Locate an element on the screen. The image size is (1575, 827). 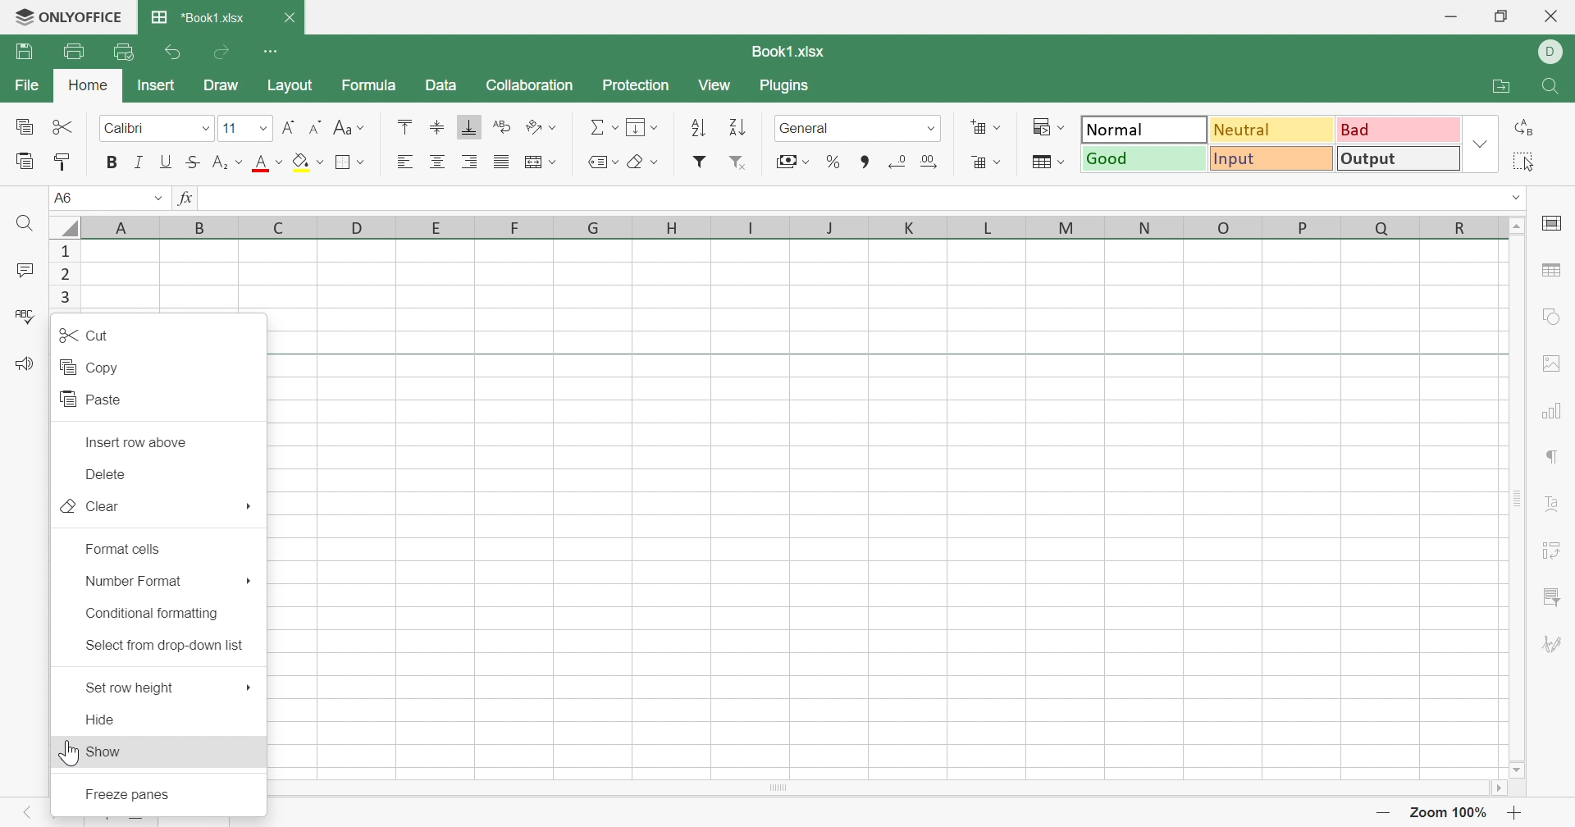
Find is located at coordinates (1551, 88).